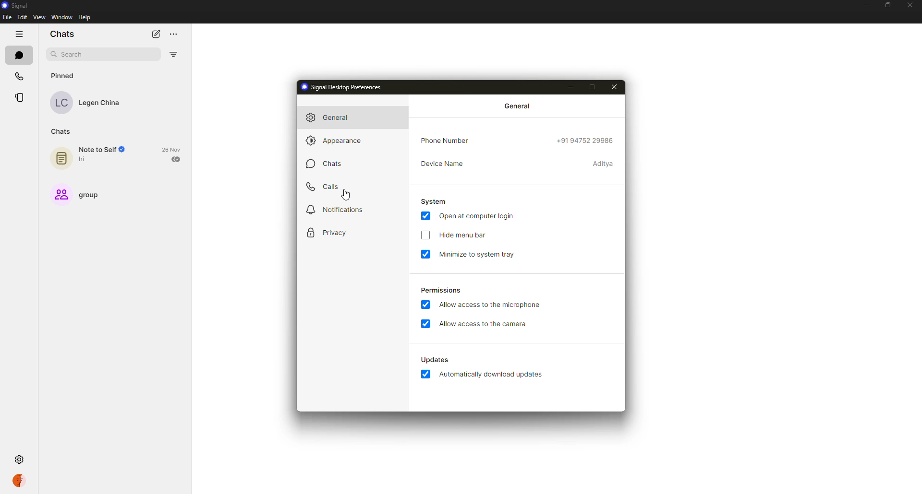 Image resolution: width=922 pixels, height=494 pixels. I want to click on enabled, so click(425, 323).